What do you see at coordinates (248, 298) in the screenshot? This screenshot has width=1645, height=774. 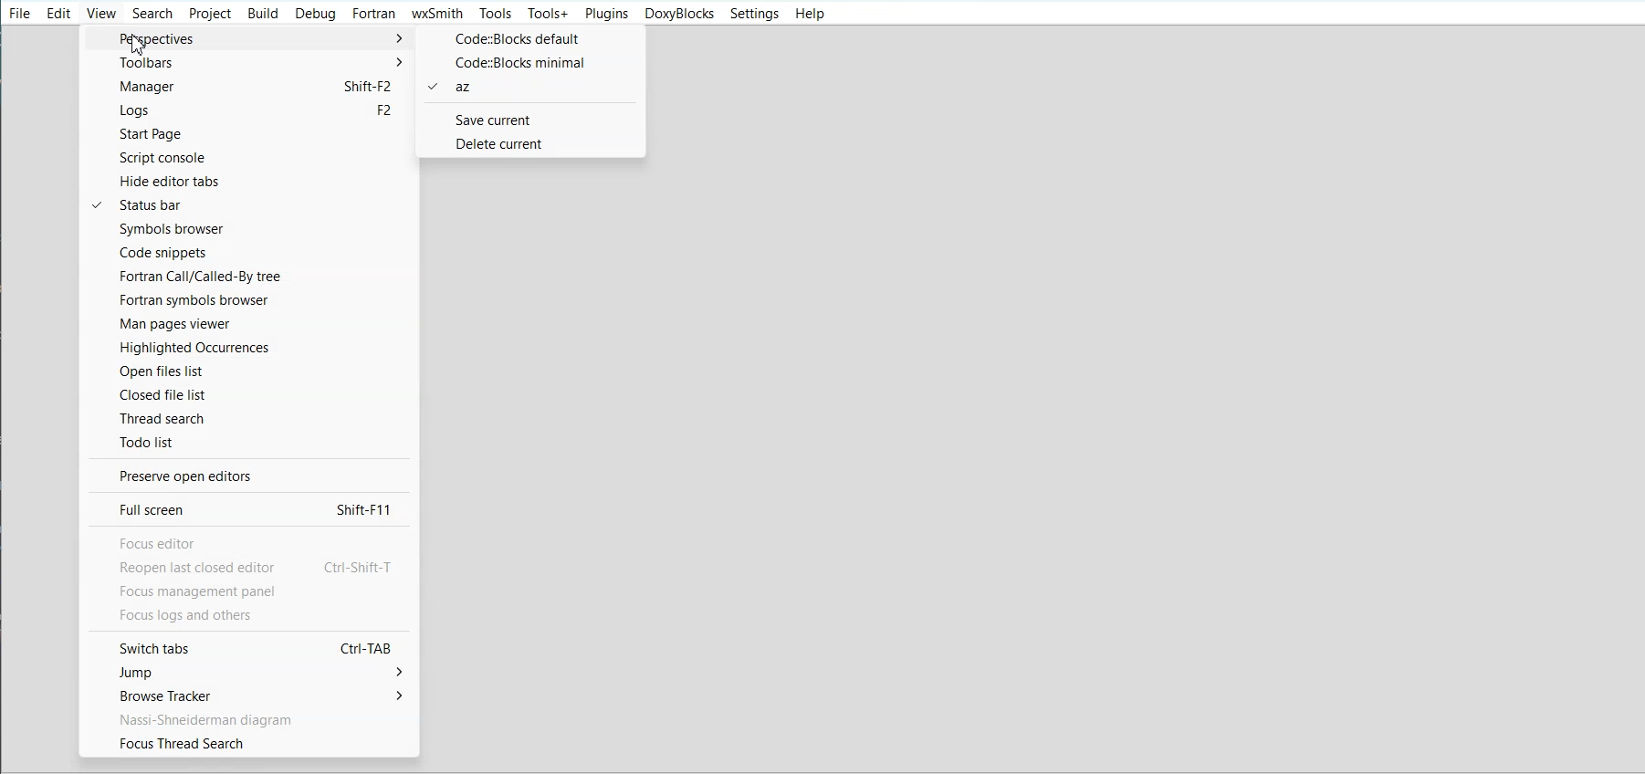 I see `Fortran symbols browser` at bounding box center [248, 298].